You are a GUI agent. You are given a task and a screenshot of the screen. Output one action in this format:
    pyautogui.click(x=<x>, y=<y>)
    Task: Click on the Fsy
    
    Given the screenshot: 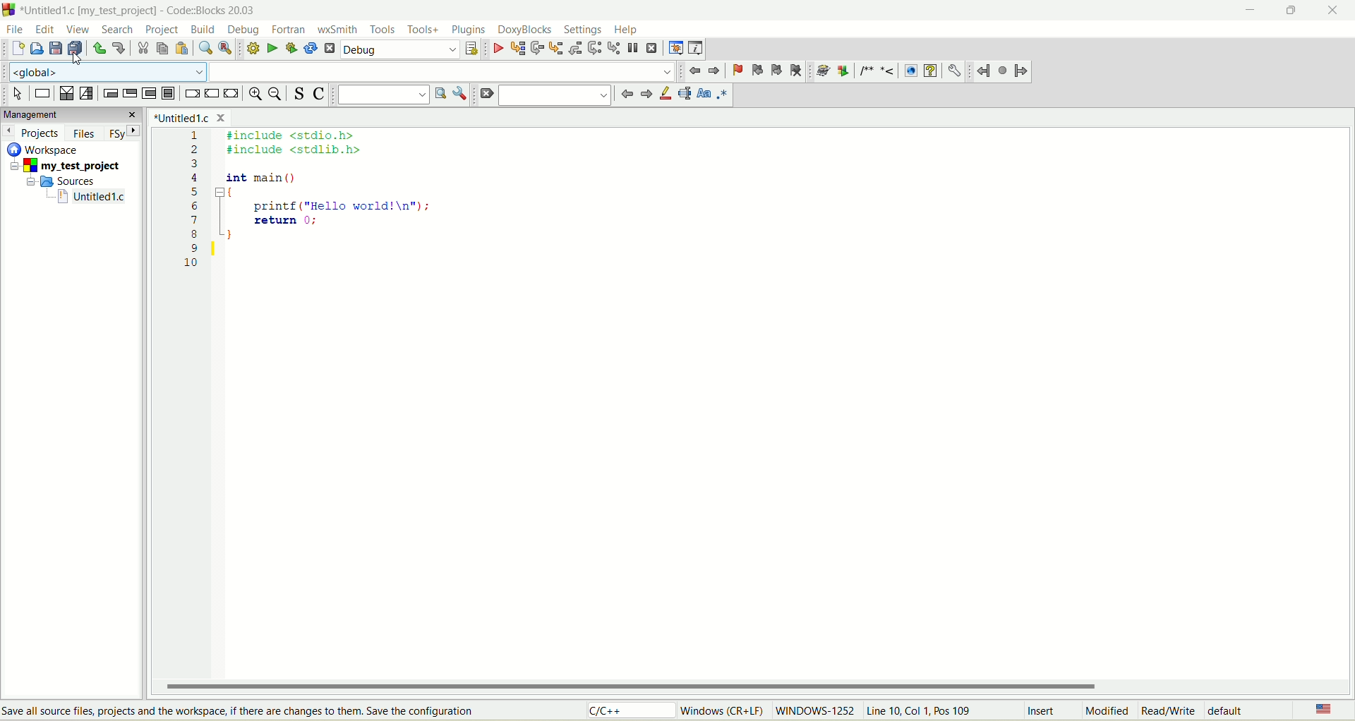 What is the action you would take?
    pyautogui.click(x=126, y=135)
    